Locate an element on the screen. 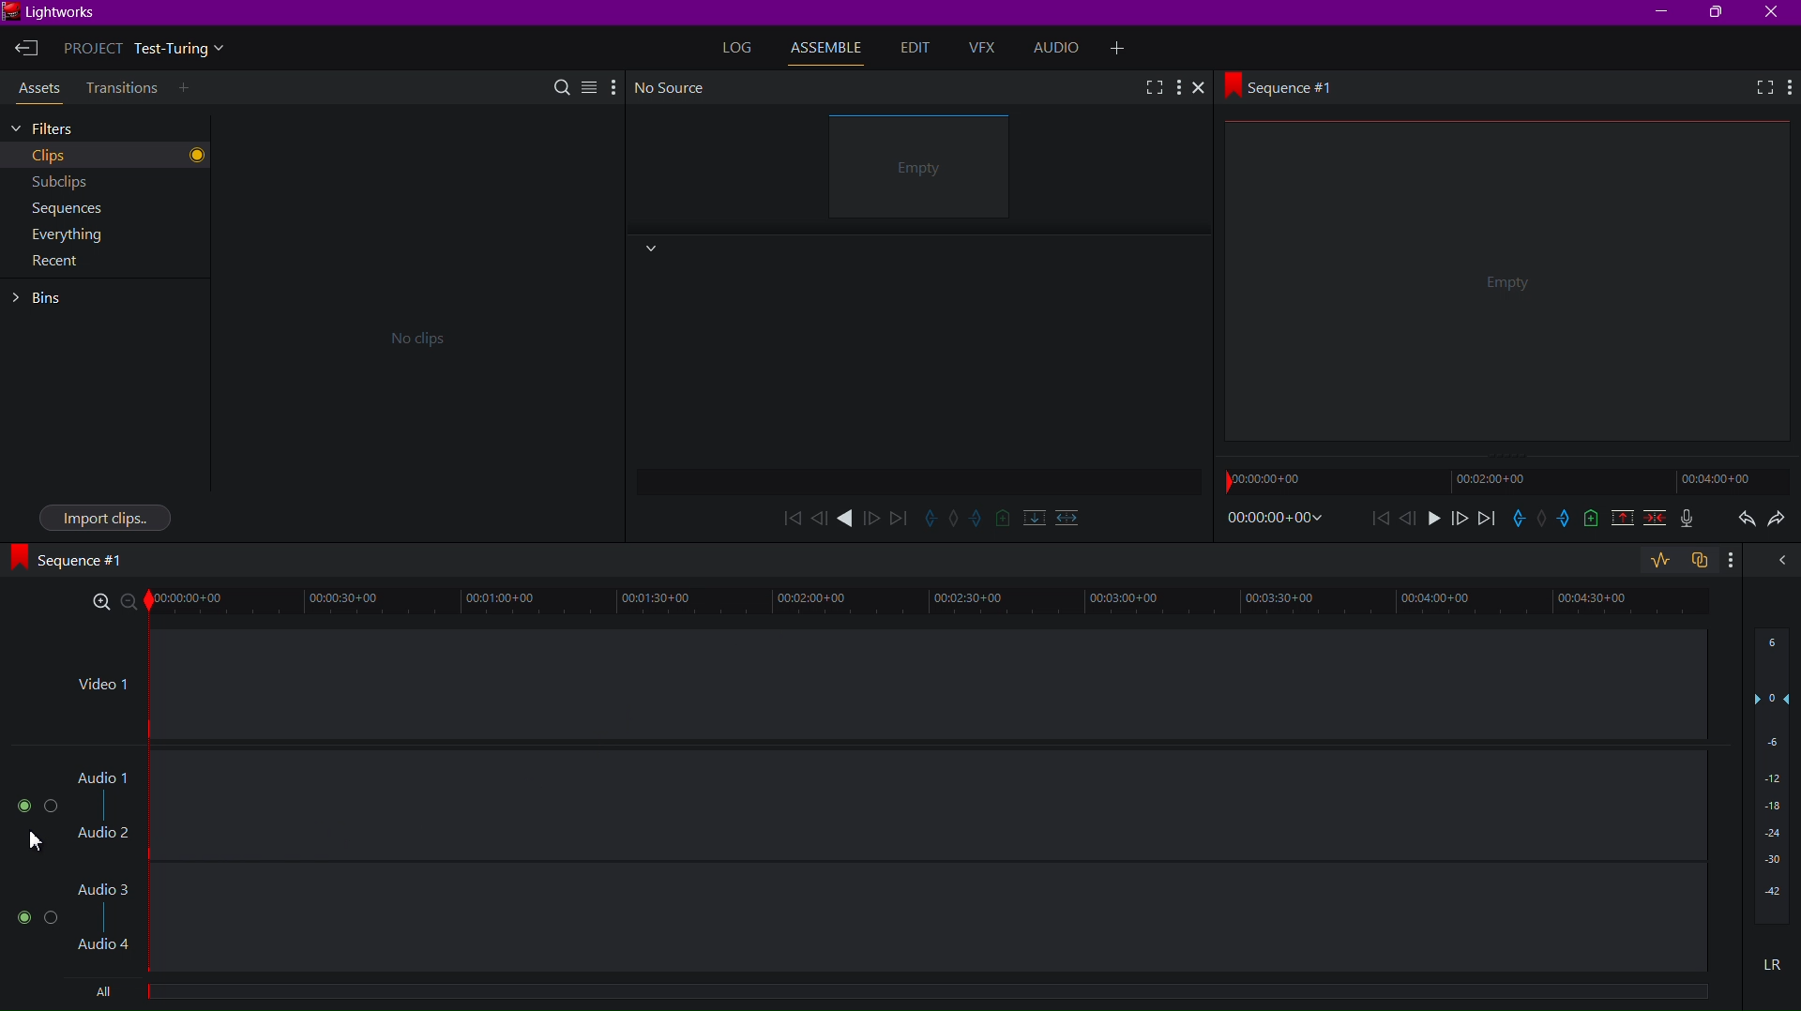  Everything is located at coordinates (99, 237).